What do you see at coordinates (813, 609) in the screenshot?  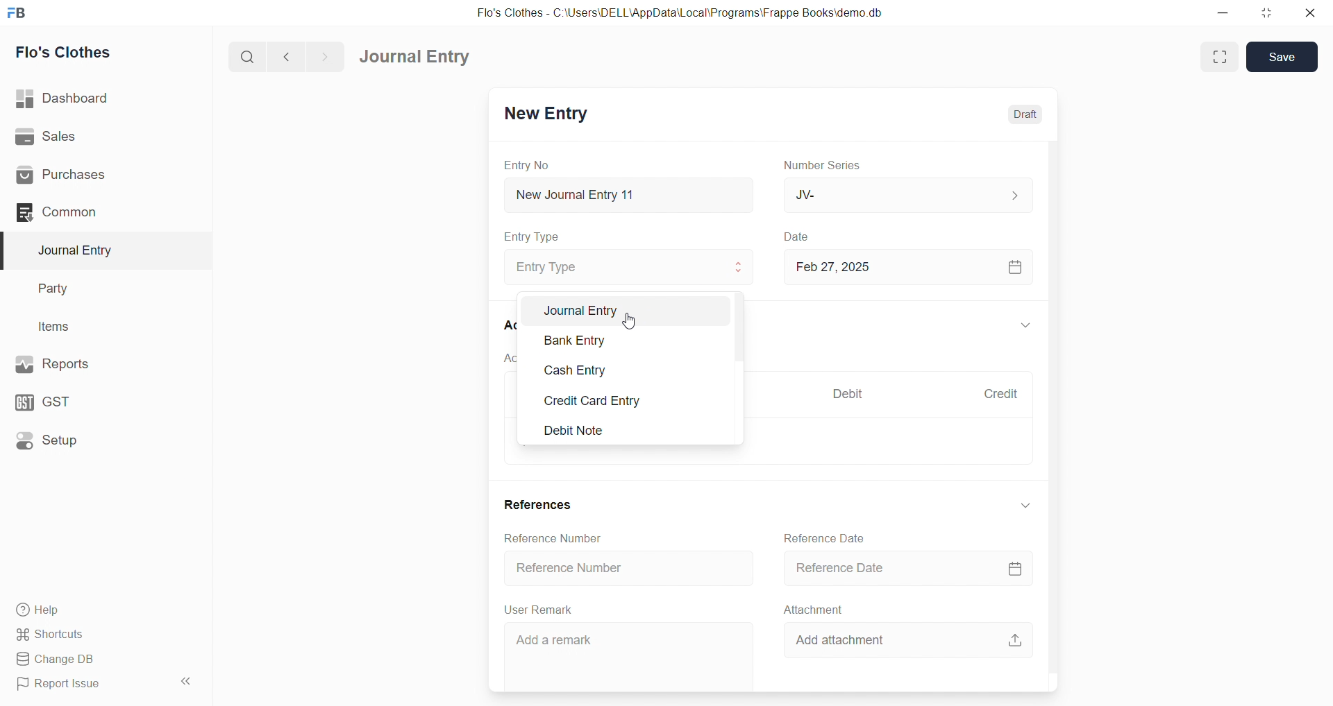 I see `Attachment` at bounding box center [813, 609].